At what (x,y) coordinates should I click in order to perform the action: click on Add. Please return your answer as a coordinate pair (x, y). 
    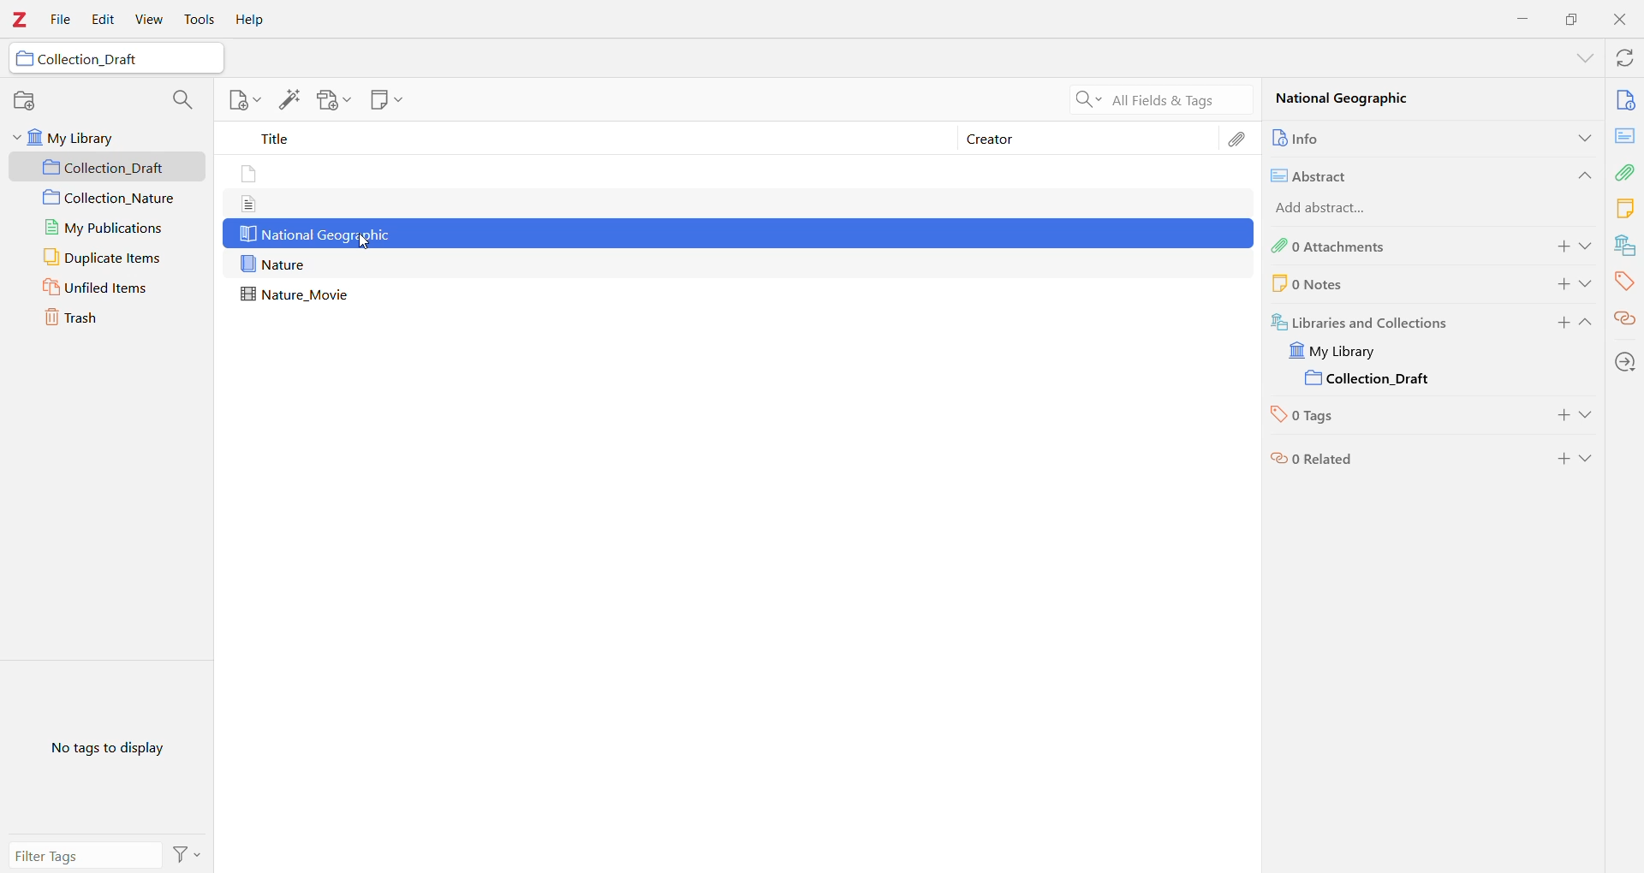
    Looking at the image, I should click on (1558, 284).